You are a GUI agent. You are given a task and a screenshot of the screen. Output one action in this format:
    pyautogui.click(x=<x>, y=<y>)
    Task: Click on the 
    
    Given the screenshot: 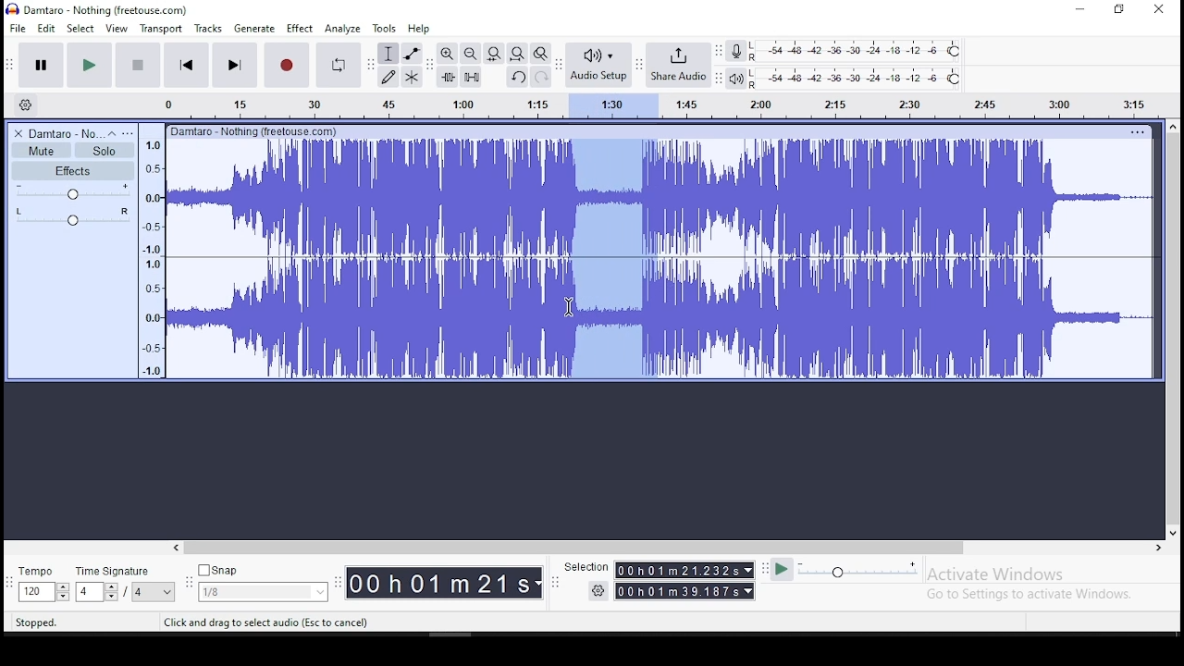 What is the action you would take?
    pyautogui.click(x=369, y=63)
    